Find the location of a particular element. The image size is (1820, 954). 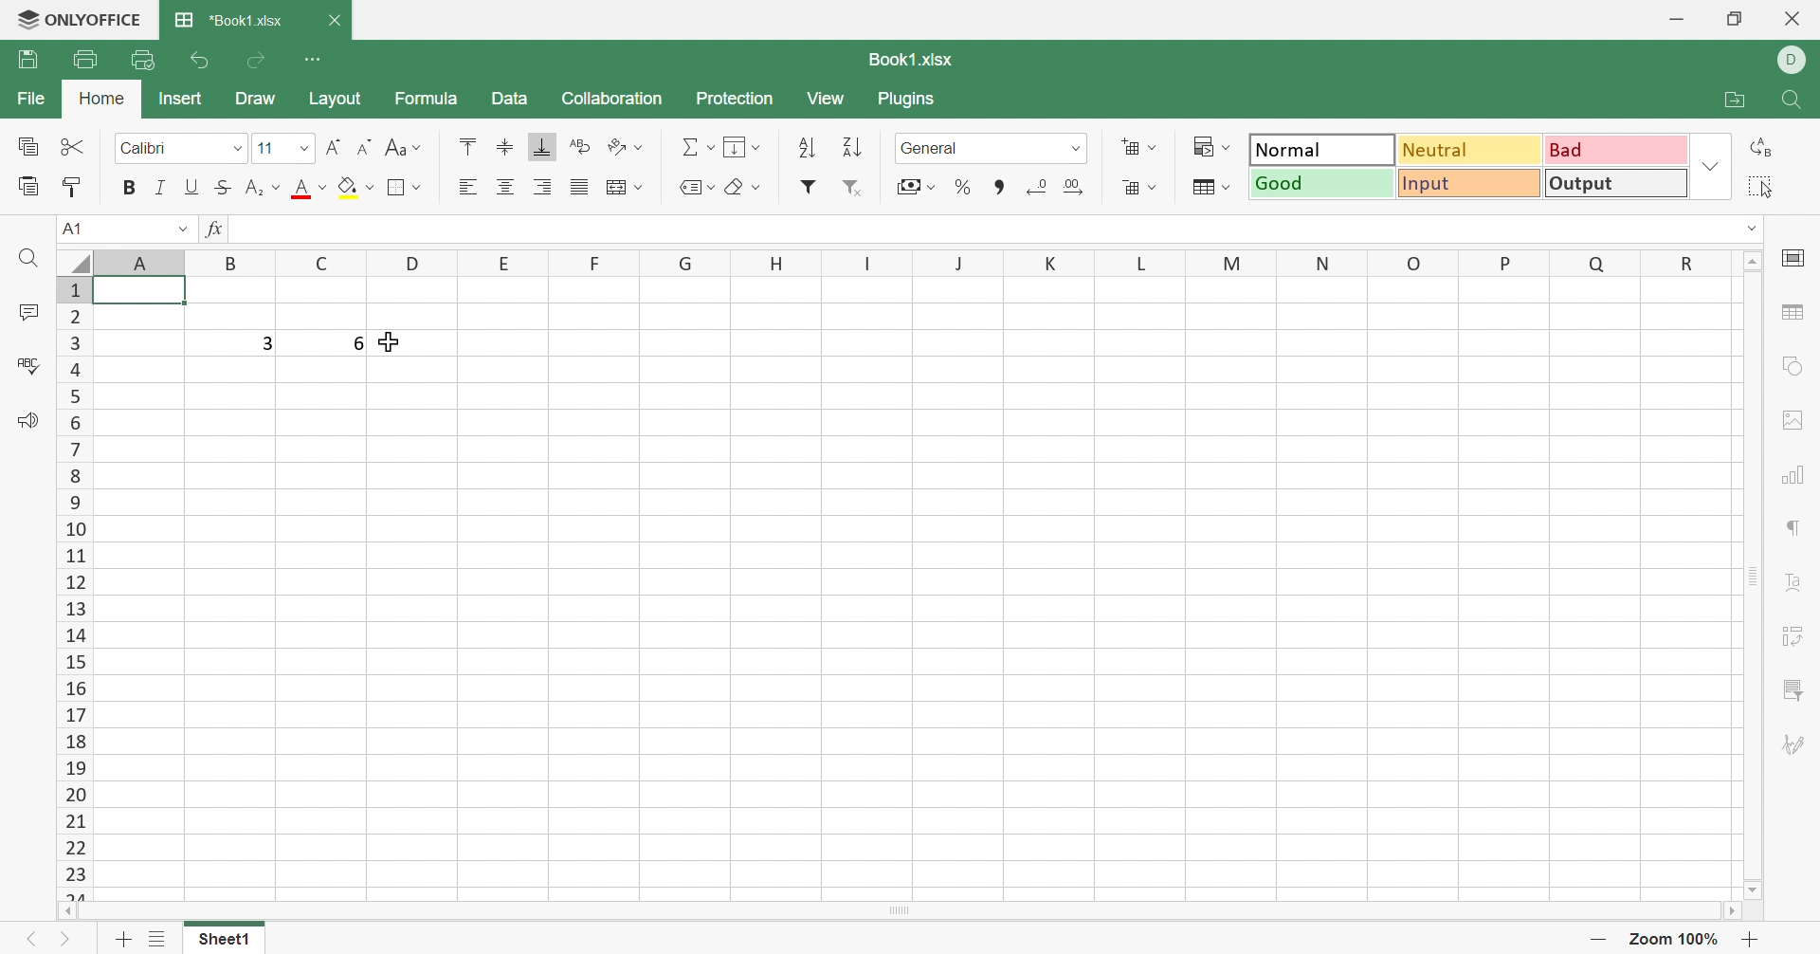

Normal is located at coordinates (1322, 152).